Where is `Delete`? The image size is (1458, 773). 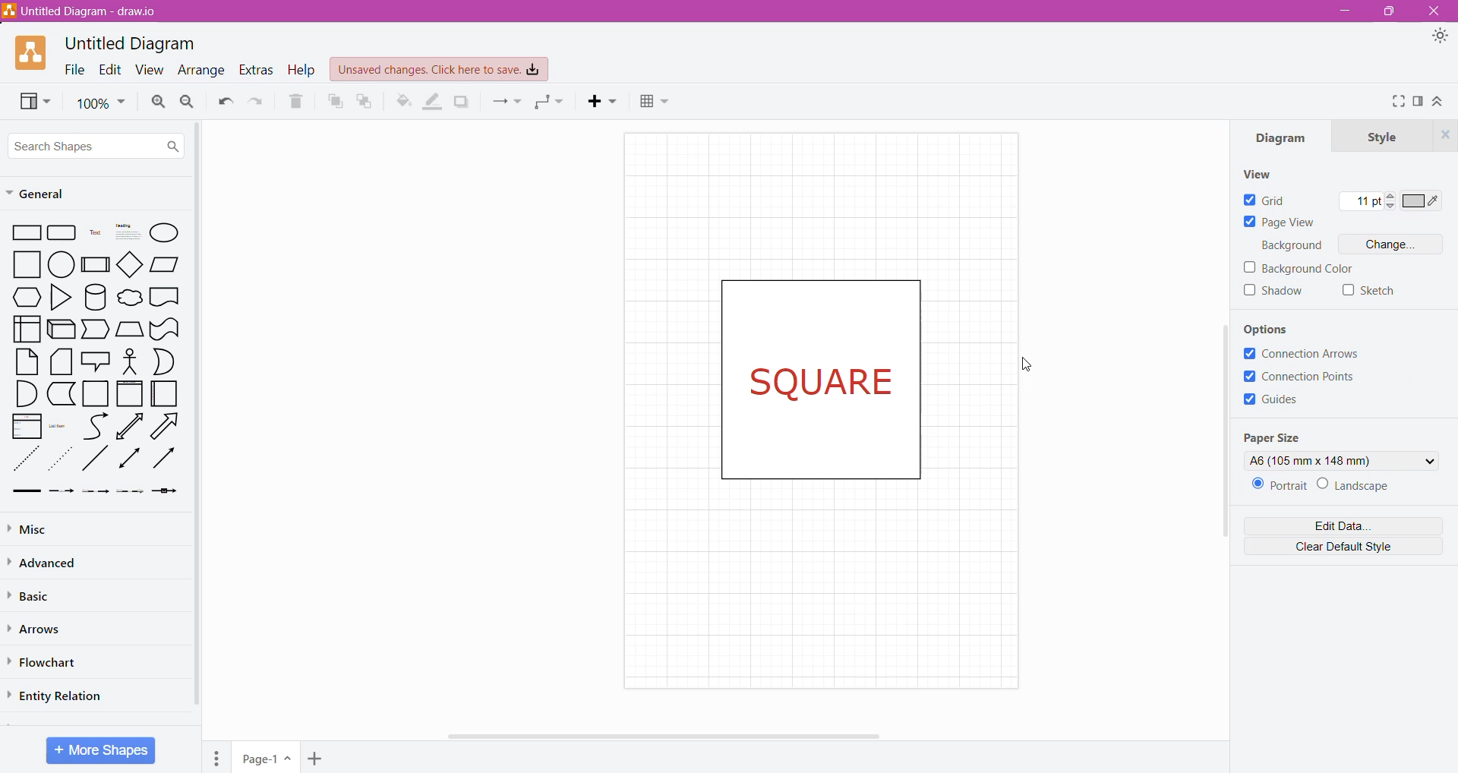 Delete is located at coordinates (301, 103).